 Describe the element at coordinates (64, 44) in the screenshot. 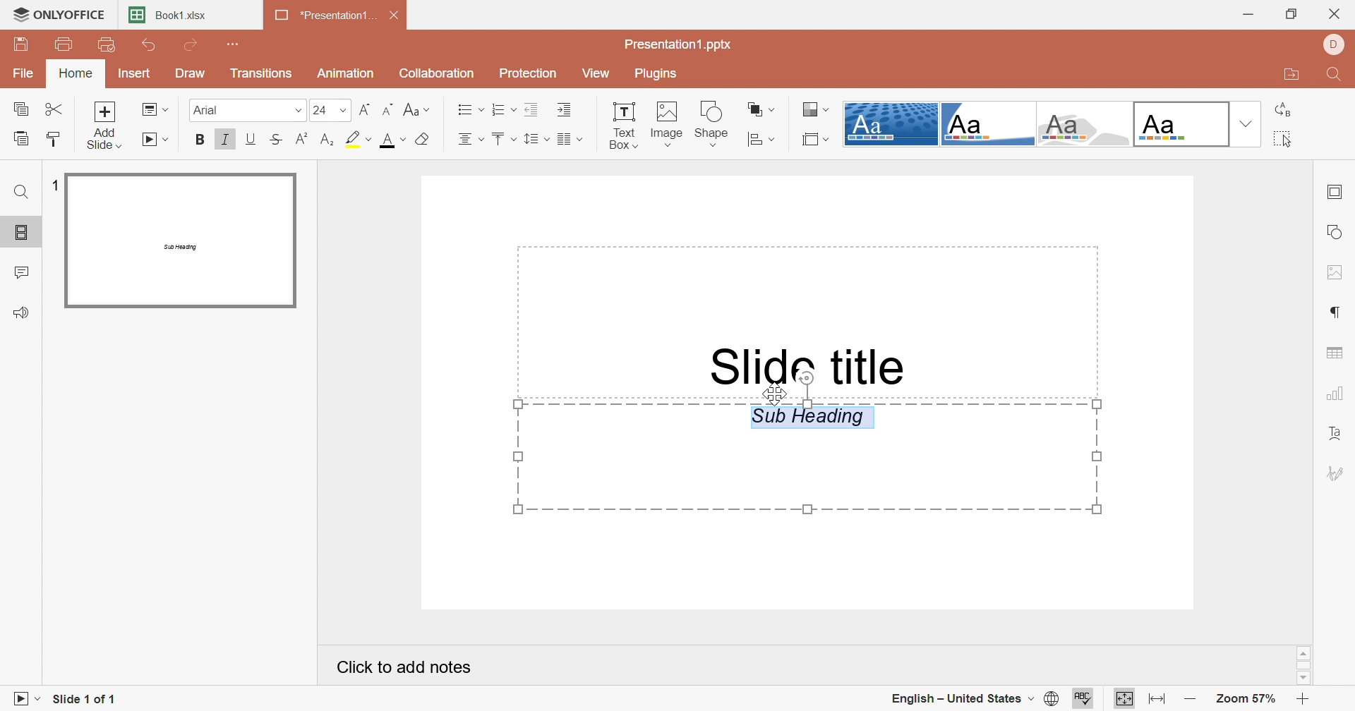

I see `Print` at that location.